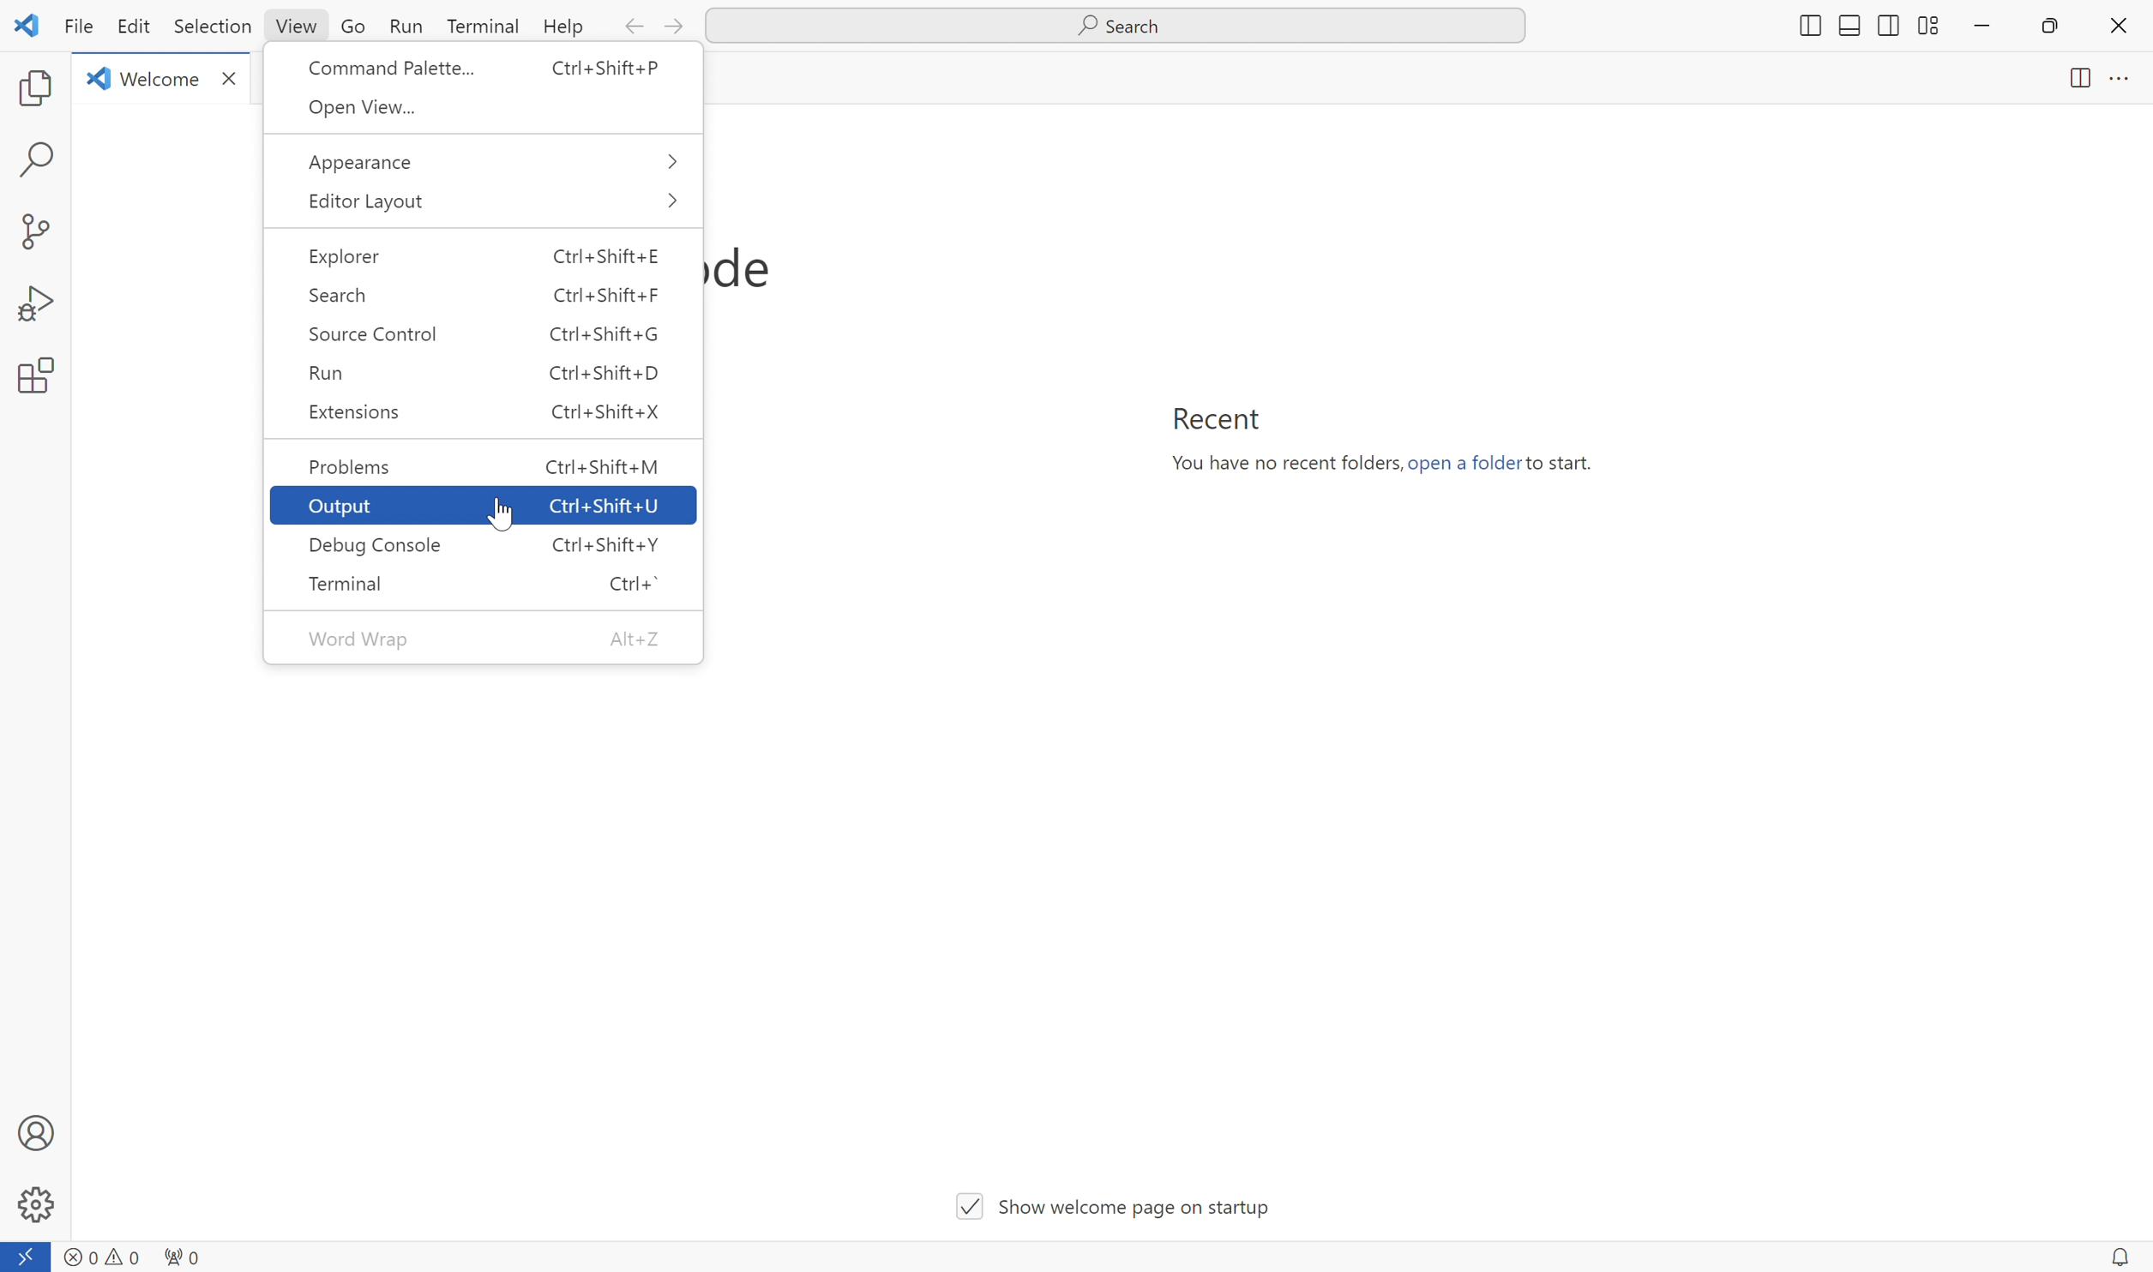 The image size is (2153, 1272). I want to click on settings, so click(39, 377).